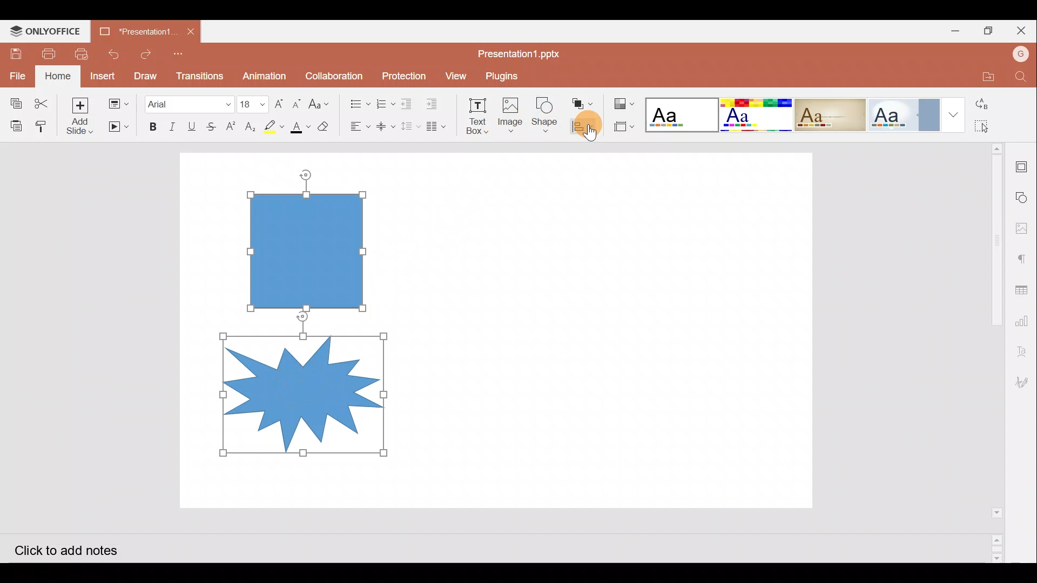 The image size is (1037, 583). What do you see at coordinates (304, 392) in the screenshot?
I see `Object 2` at bounding box center [304, 392].